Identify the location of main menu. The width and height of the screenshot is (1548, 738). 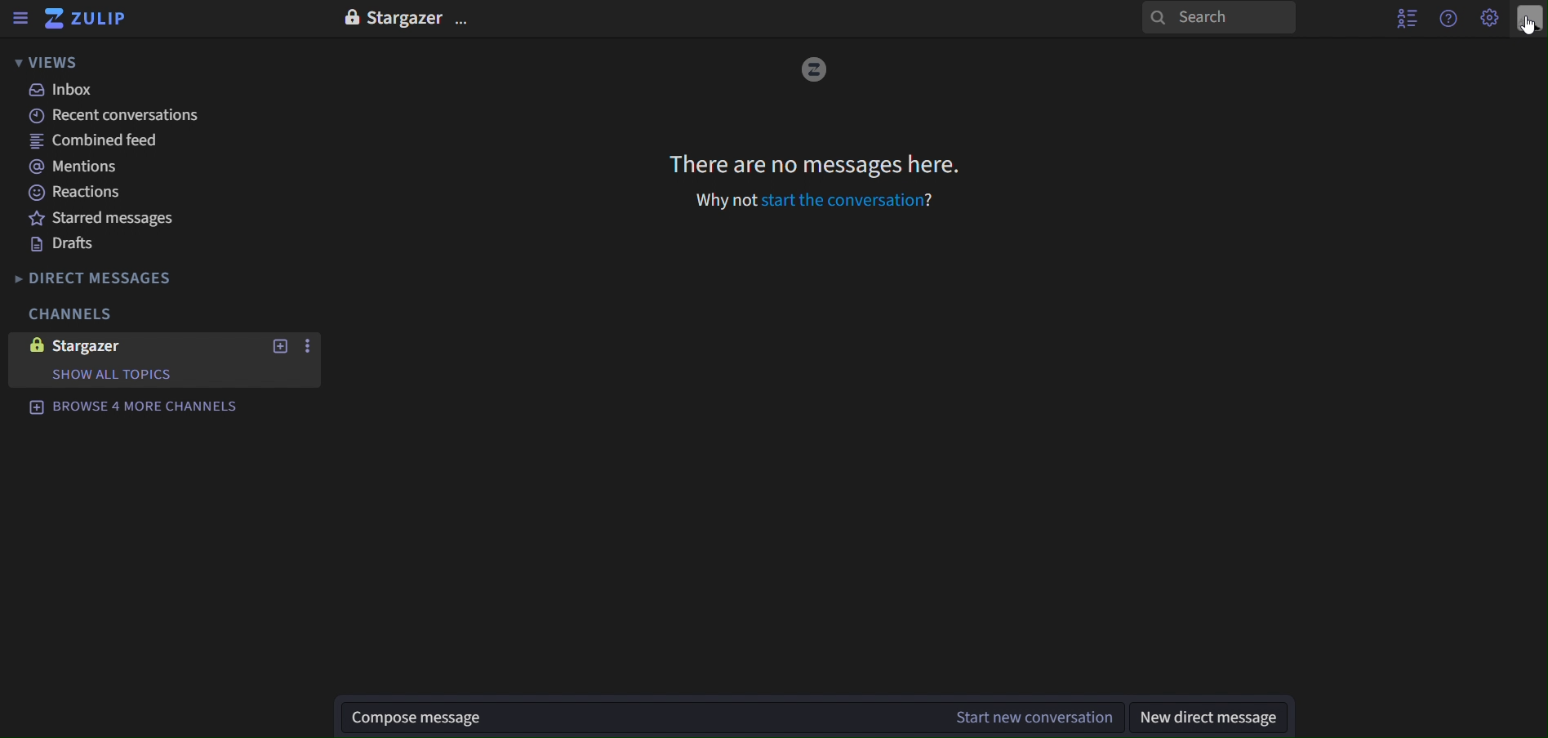
(1490, 19).